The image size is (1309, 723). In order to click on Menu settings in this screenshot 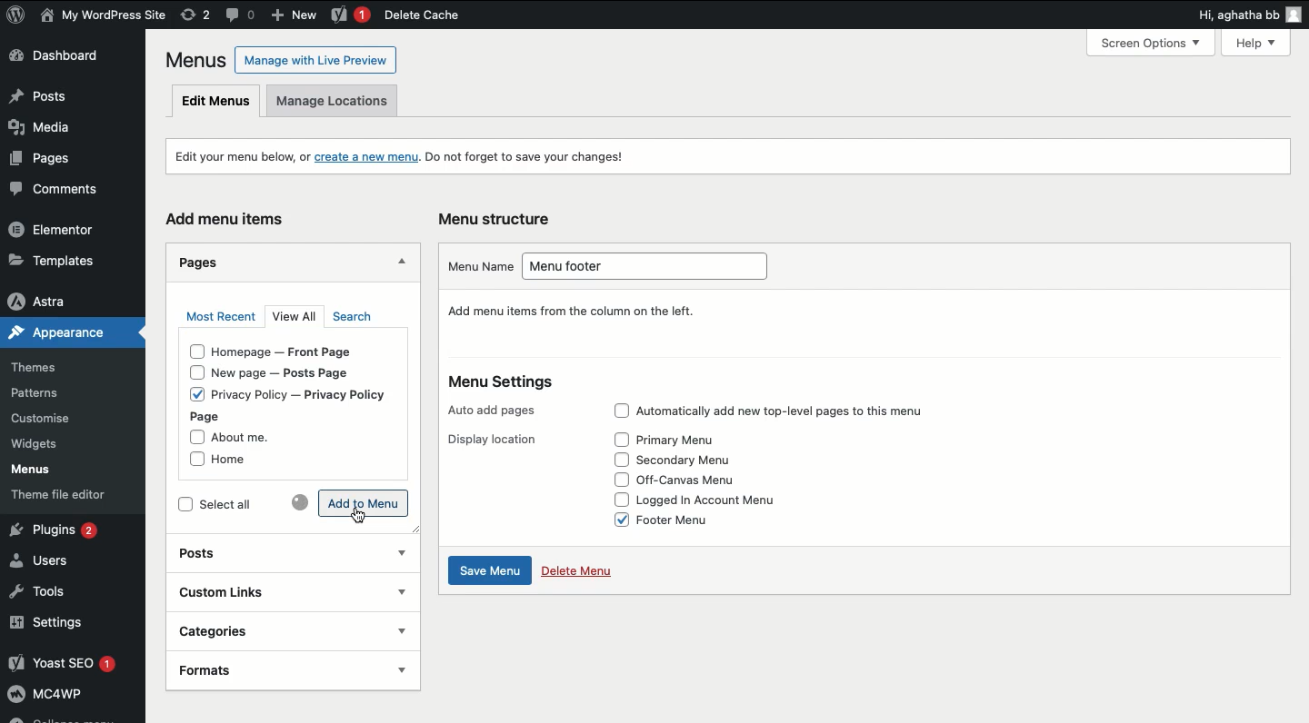, I will do `click(503, 384)`.